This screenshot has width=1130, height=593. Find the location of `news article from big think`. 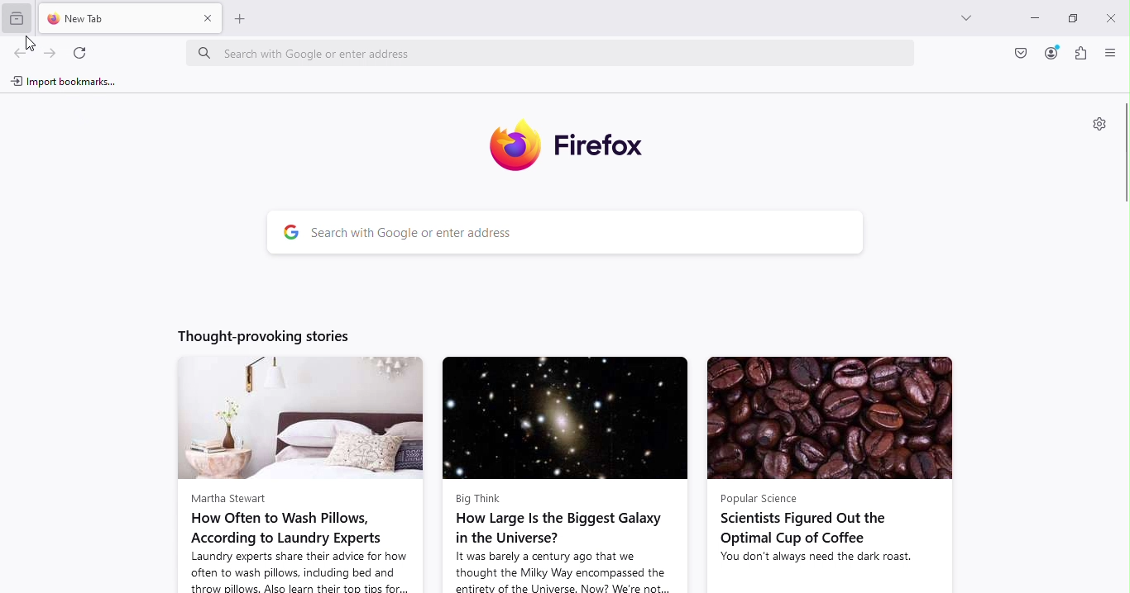

news article from big think is located at coordinates (567, 472).